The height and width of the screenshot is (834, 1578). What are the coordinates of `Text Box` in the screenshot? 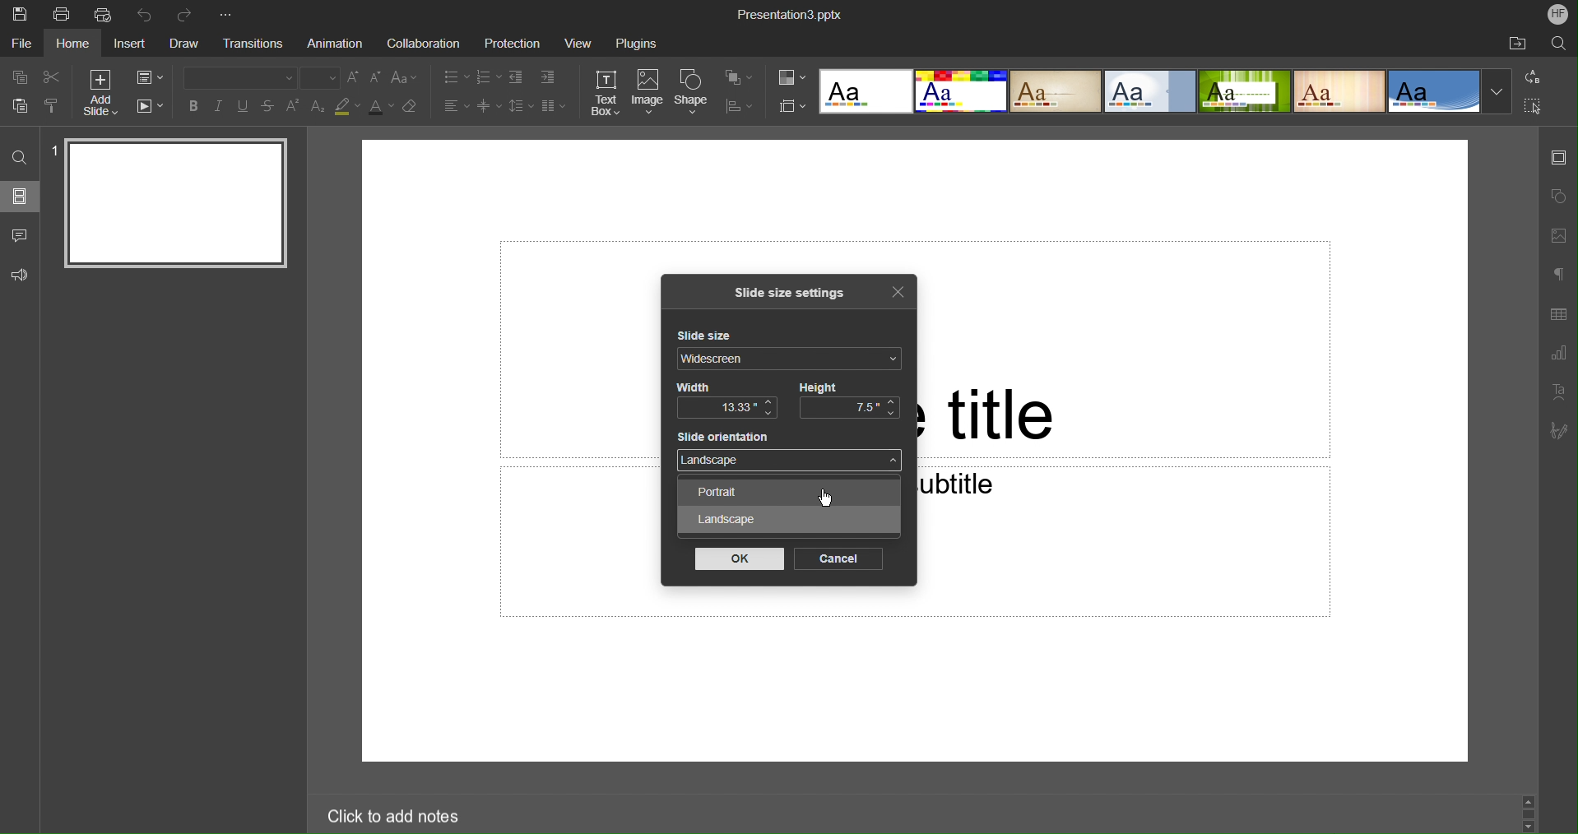 It's located at (606, 93).